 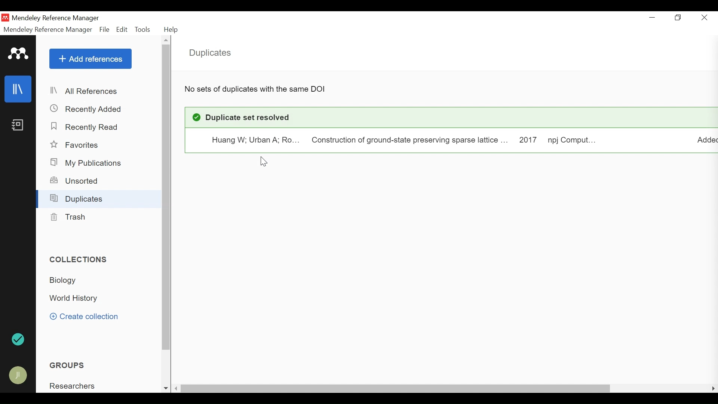 I want to click on Duplicates, so click(x=211, y=53).